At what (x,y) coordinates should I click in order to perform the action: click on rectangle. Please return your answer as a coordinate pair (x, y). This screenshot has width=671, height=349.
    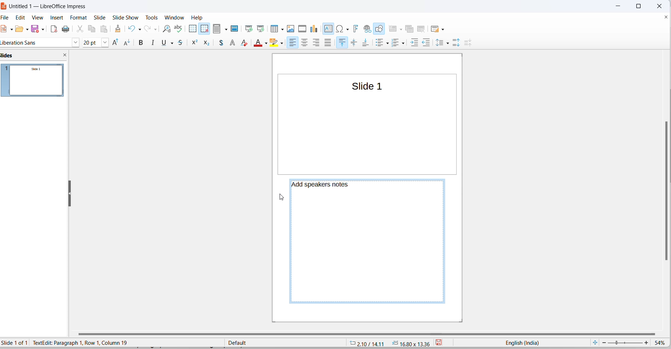
    Looking at the image, I should click on (78, 42).